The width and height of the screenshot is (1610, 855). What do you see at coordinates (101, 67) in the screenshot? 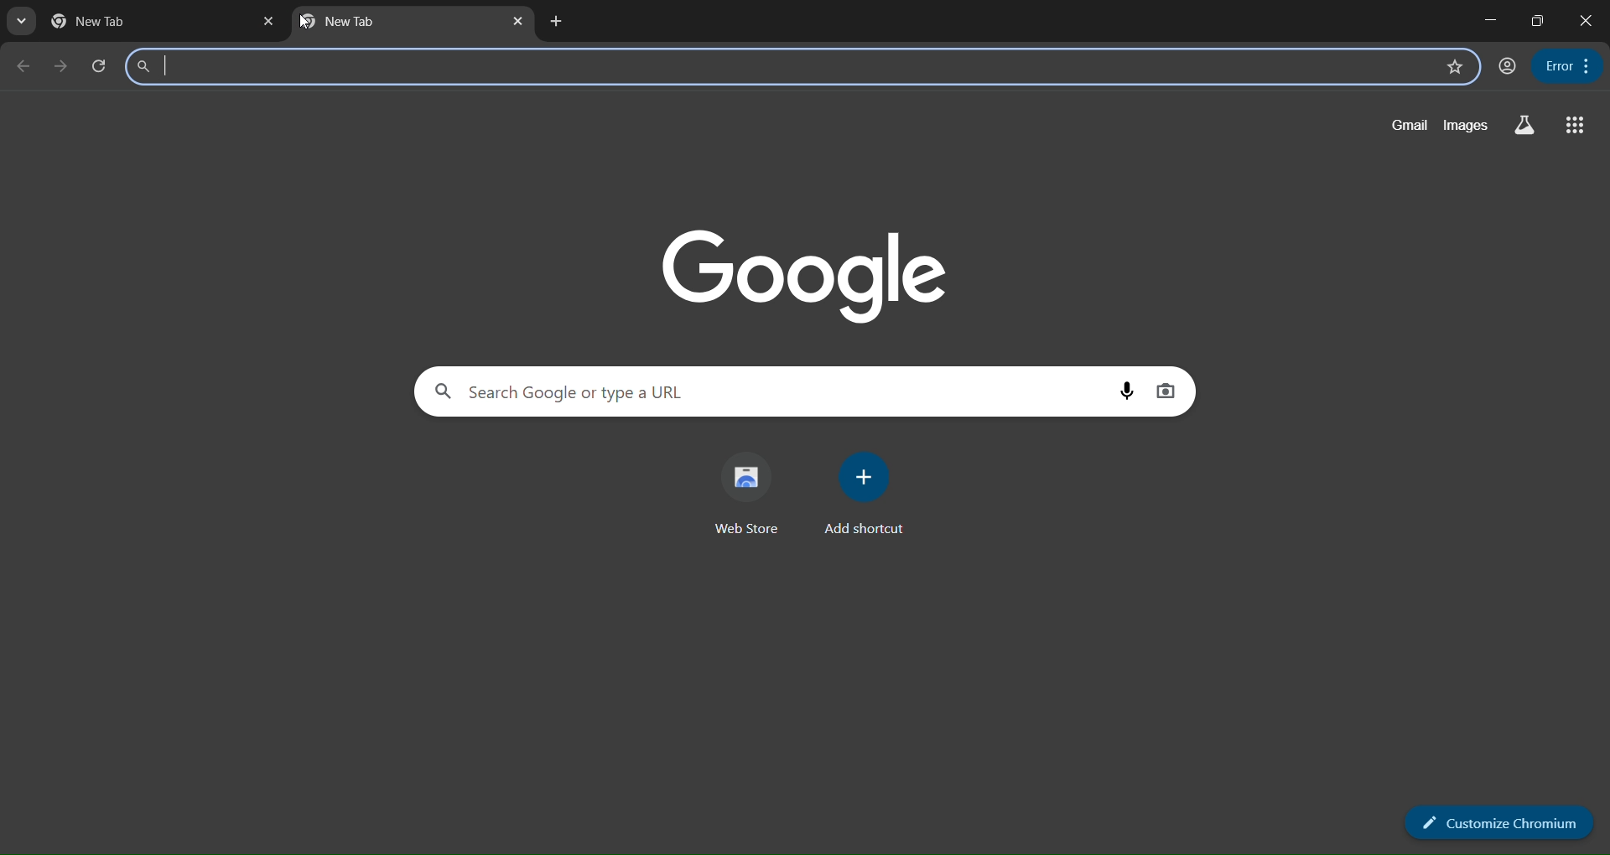
I see `refresh` at bounding box center [101, 67].